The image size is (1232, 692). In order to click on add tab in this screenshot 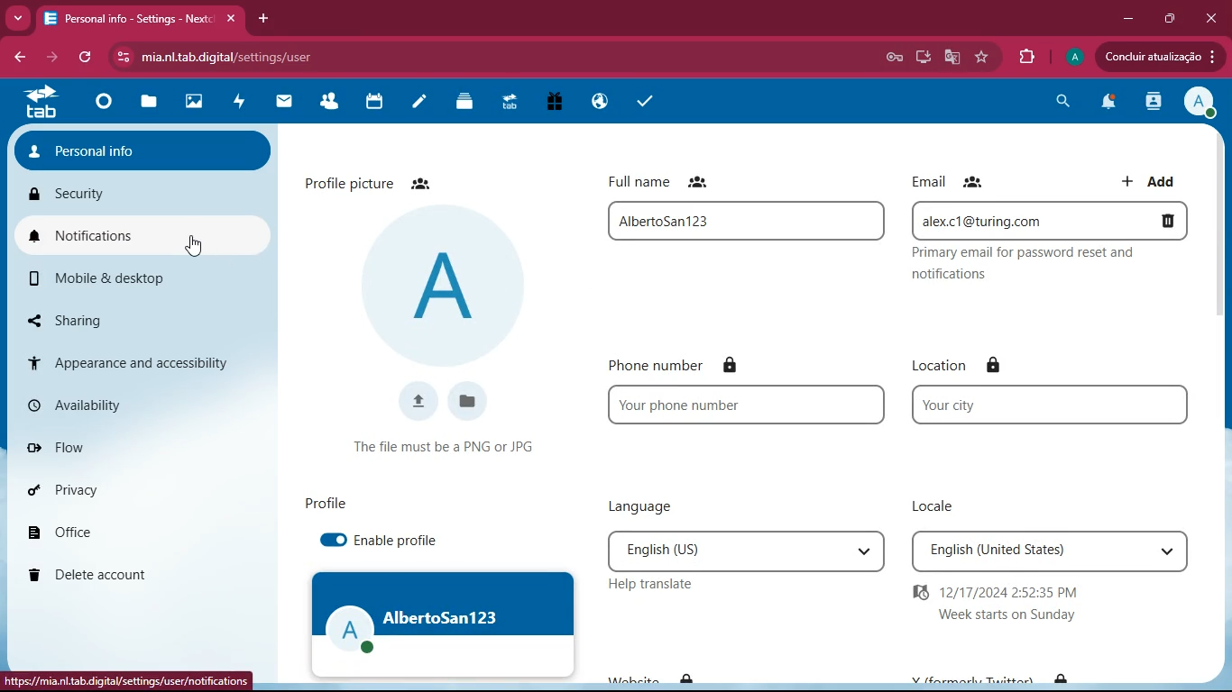, I will do `click(263, 18)`.